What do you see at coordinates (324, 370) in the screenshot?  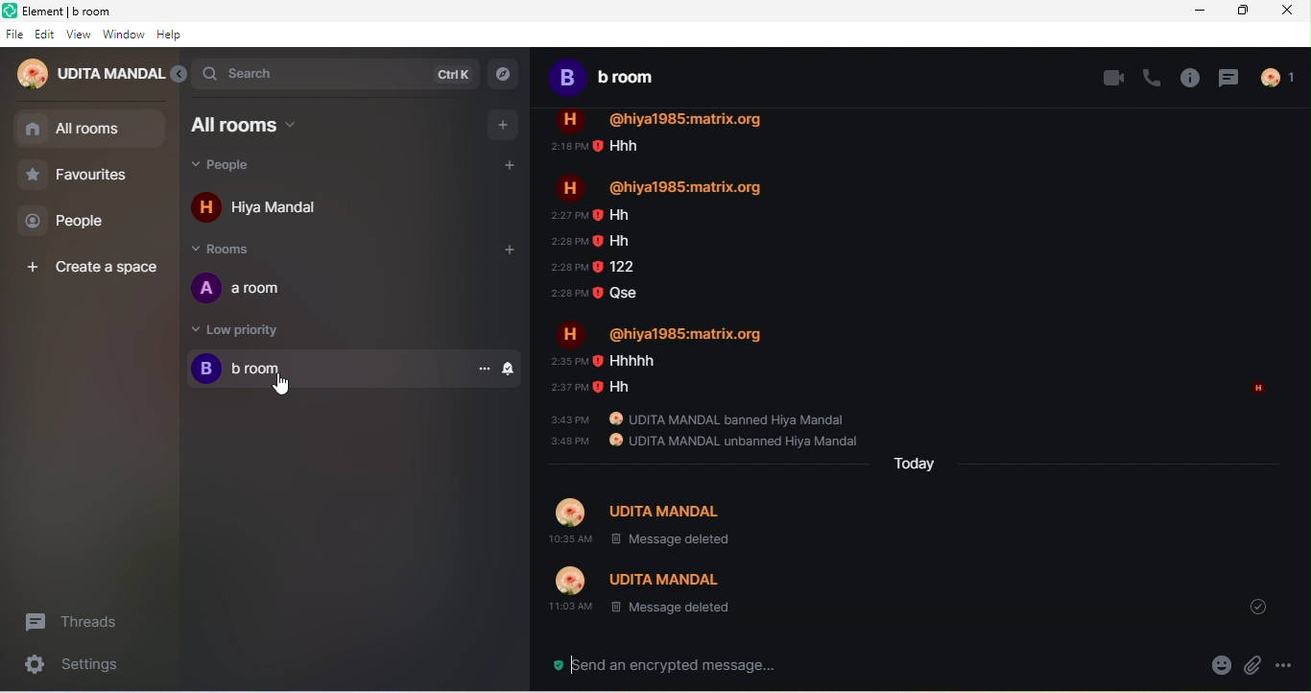 I see `b room` at bounding box center [324, 370].